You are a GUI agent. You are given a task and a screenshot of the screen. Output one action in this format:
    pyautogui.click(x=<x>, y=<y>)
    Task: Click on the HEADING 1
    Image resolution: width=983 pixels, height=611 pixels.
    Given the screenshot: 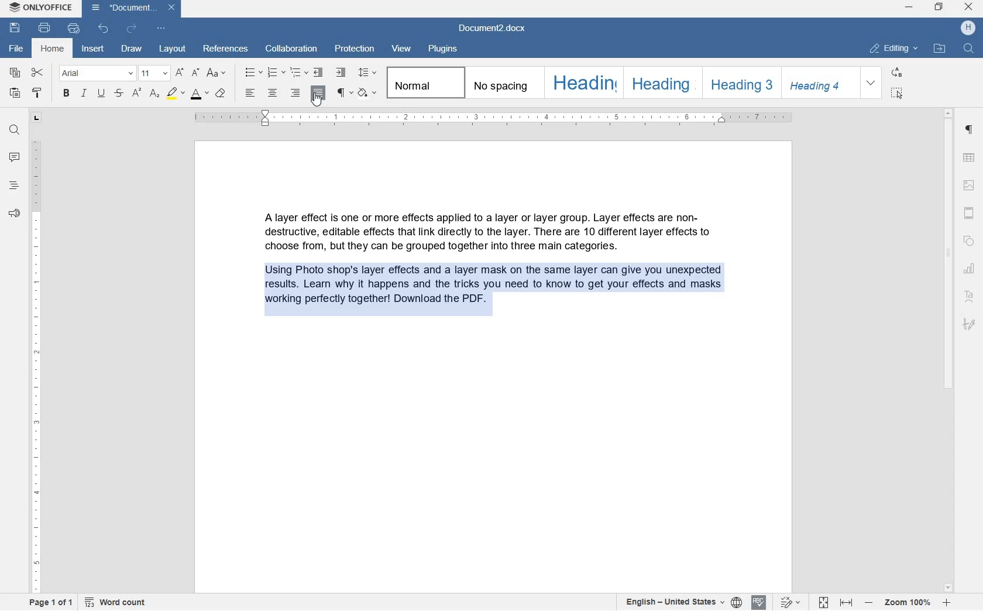 What is the action you would take?
    pyautogui.click(x=582, y=83)
    